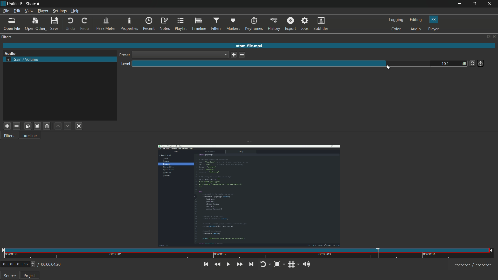 The height and width of the screenshot is (280, 498). What do you see at coordinates (216, 24) in the screenshot?
I see `filters` at bounding box center [216, 24].